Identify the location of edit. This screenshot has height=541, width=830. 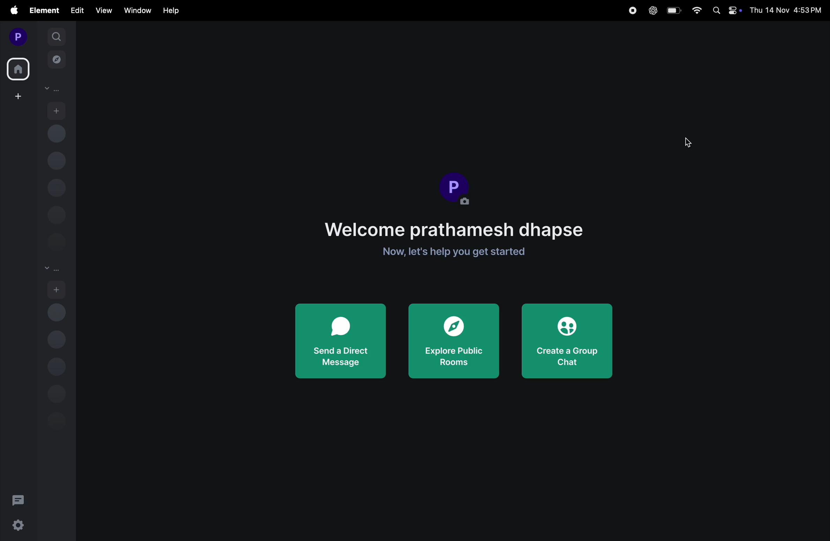
(75, 12).